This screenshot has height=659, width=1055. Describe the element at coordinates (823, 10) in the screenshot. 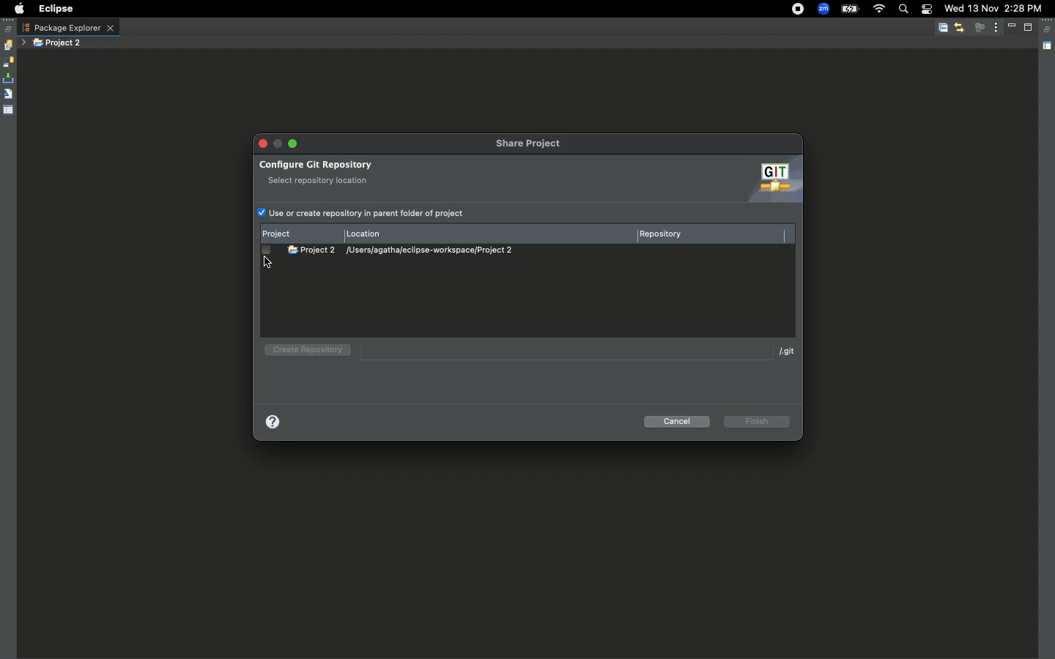

I see `Zoom` at that location.